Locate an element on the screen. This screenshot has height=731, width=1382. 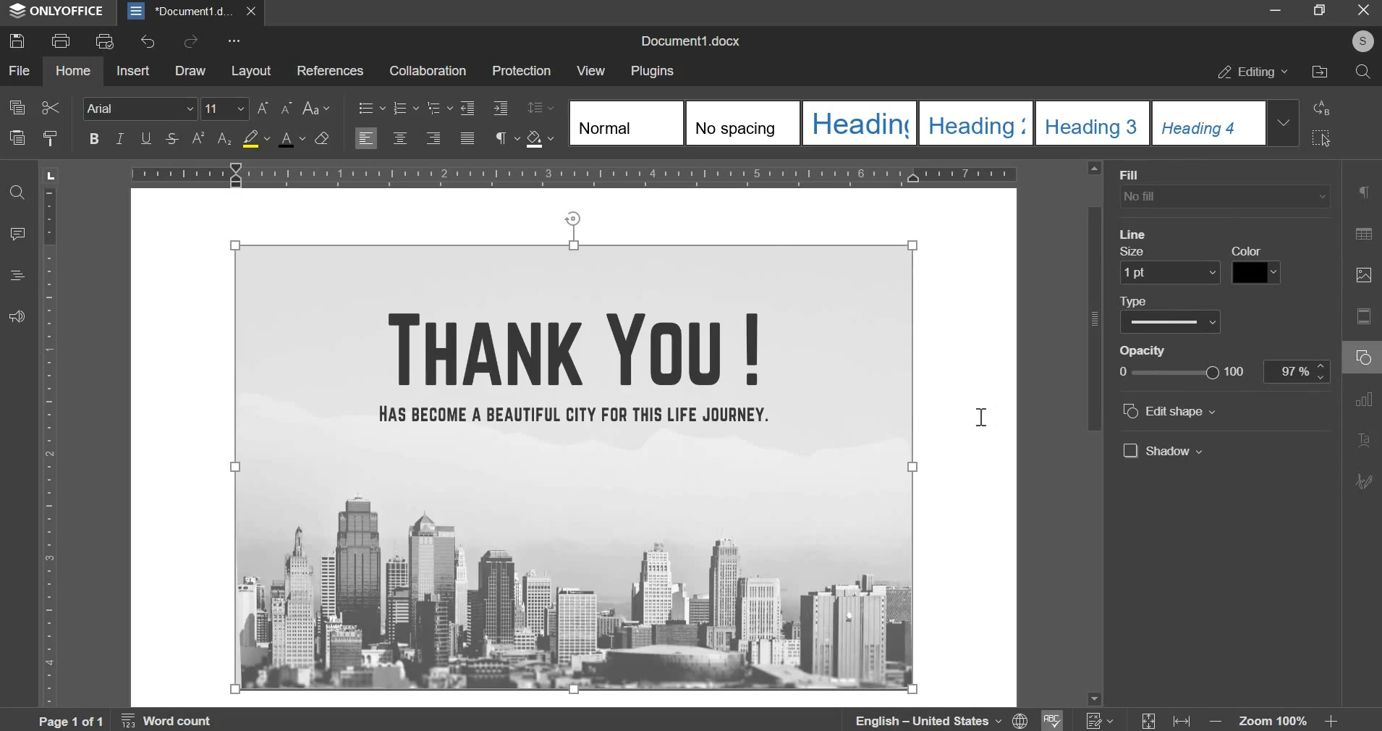
increase indent is located at coordinates (499, 108).